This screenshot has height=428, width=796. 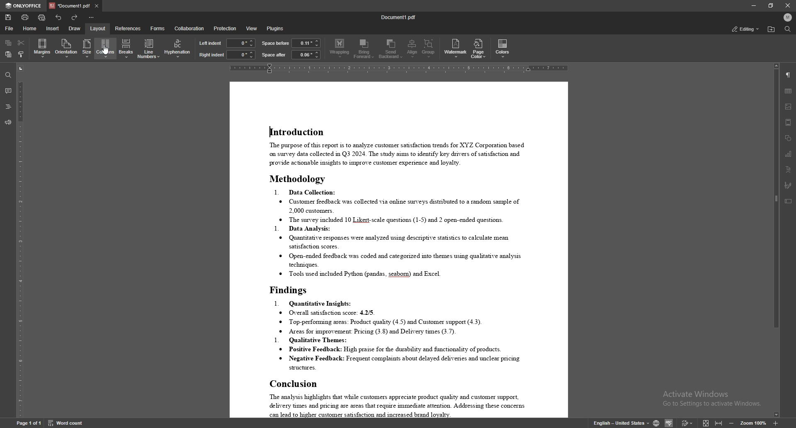 I want to click on breaks, so click(x=127, y=48).